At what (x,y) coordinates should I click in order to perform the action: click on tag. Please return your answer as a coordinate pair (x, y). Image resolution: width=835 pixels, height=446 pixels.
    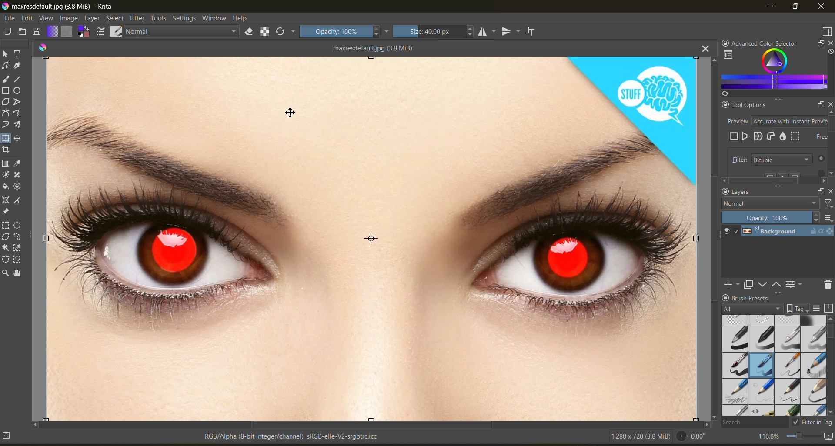
    Looking at the image, I should click on (751, 308).